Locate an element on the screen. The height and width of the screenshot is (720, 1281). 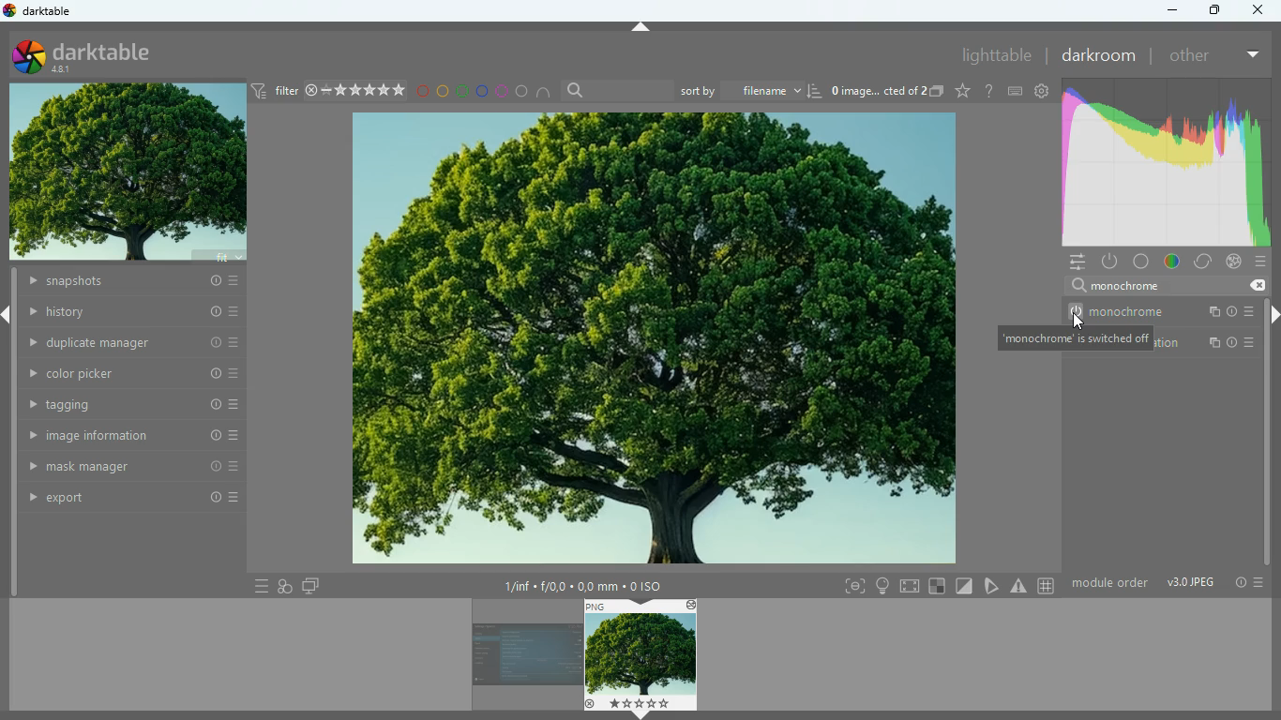
warning is located at coordinates (1018, 585).